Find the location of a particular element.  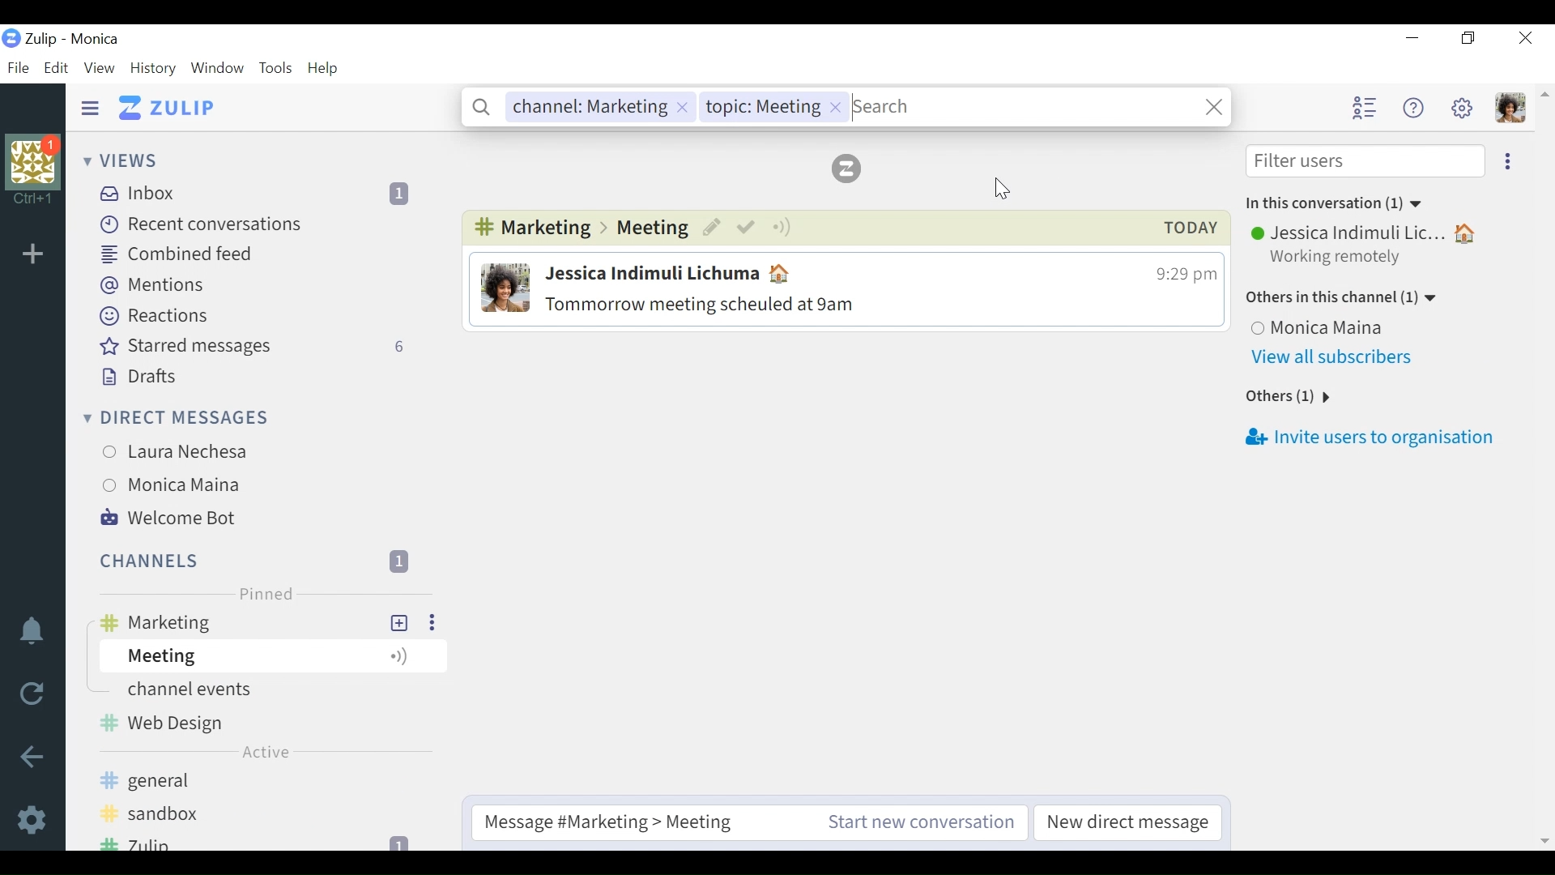

close is located at coordinates (1212, 107).